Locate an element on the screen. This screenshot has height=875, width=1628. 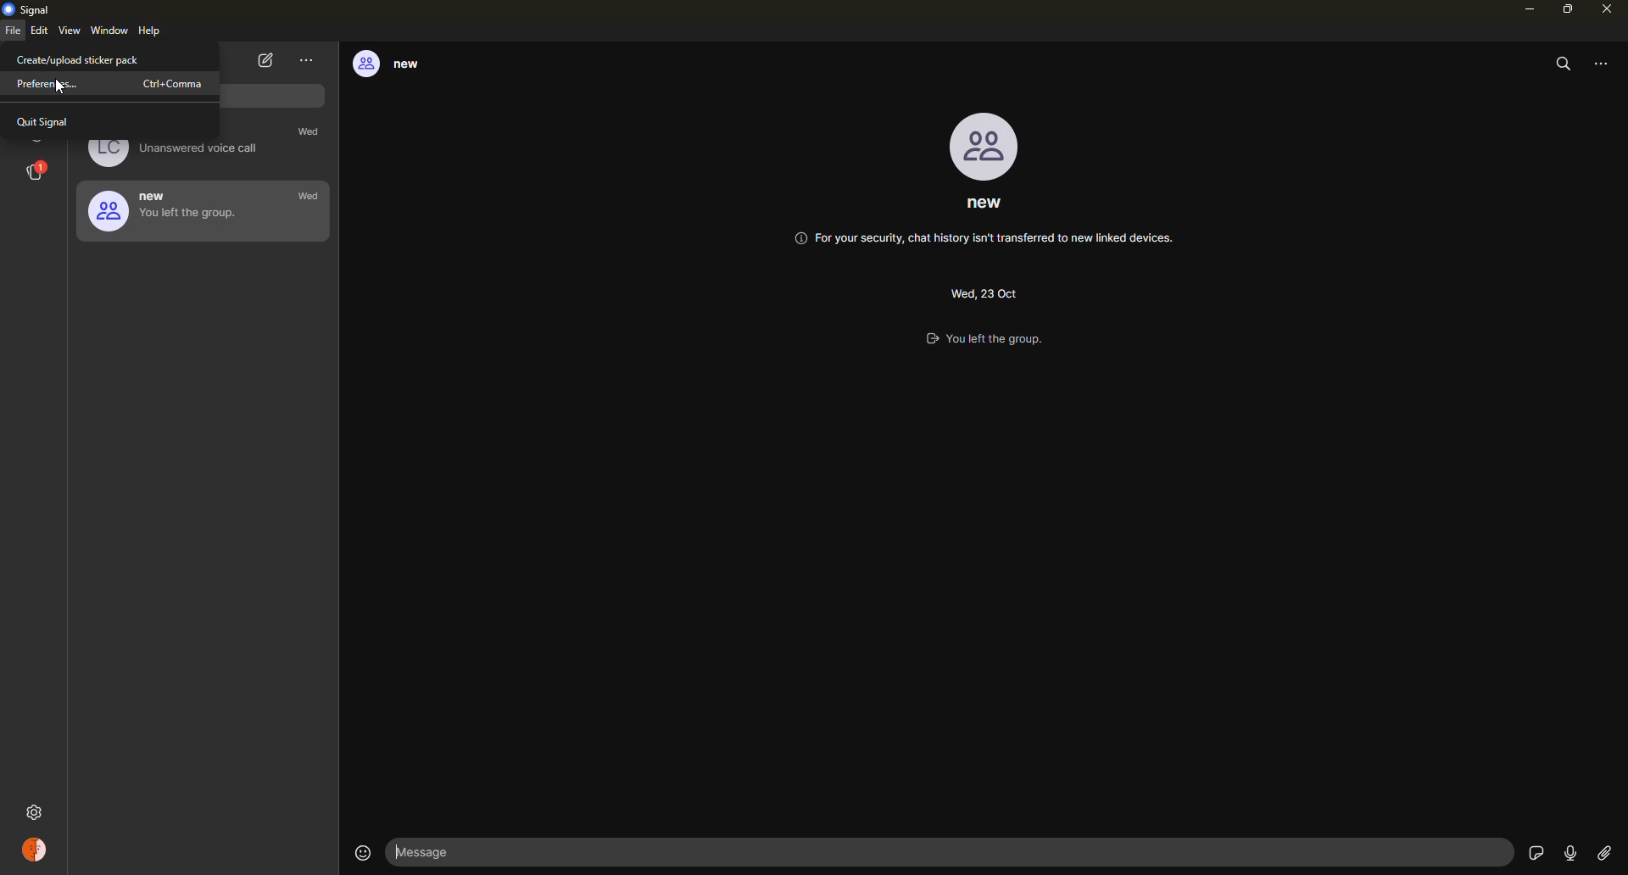
file is located at coordinates (13, 33).